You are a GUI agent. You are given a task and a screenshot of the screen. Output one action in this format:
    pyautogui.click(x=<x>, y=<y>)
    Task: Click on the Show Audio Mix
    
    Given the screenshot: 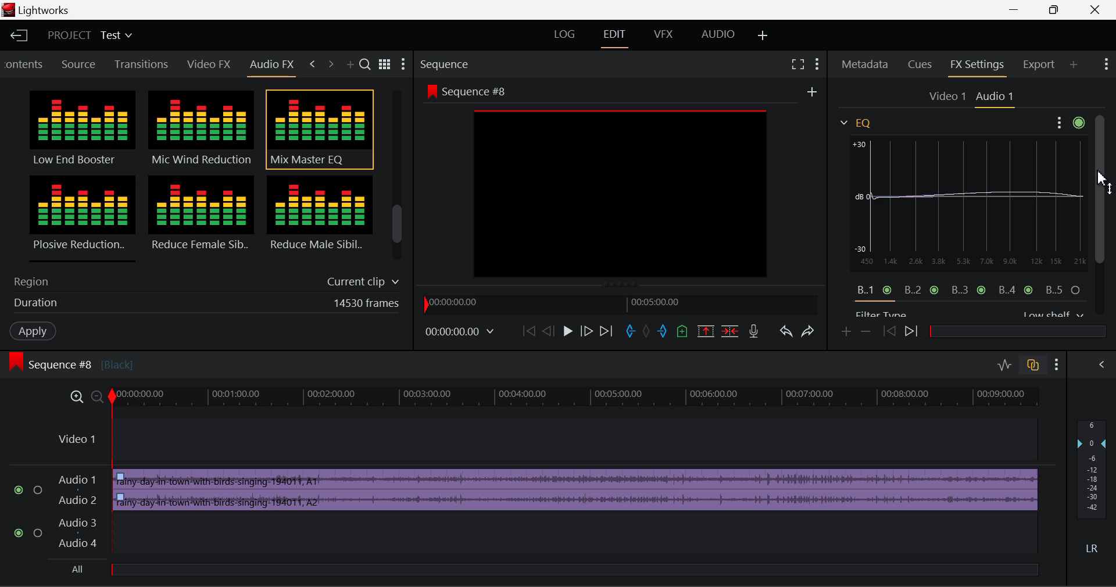 What is the action you would take?
    pyautogui.click(x=1100, y=364)
    